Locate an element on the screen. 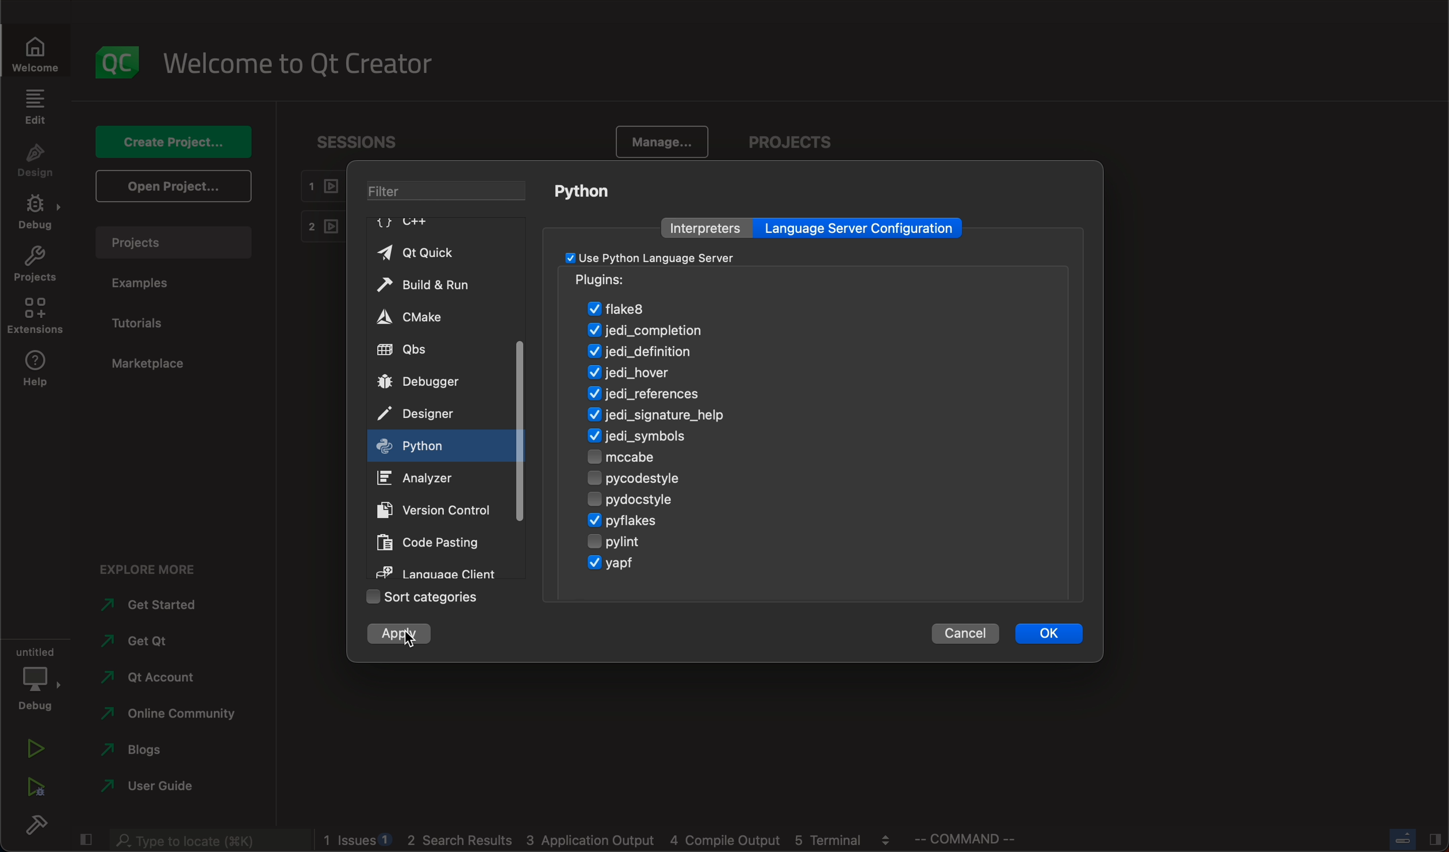  code  is located at coordinates (434, 539).